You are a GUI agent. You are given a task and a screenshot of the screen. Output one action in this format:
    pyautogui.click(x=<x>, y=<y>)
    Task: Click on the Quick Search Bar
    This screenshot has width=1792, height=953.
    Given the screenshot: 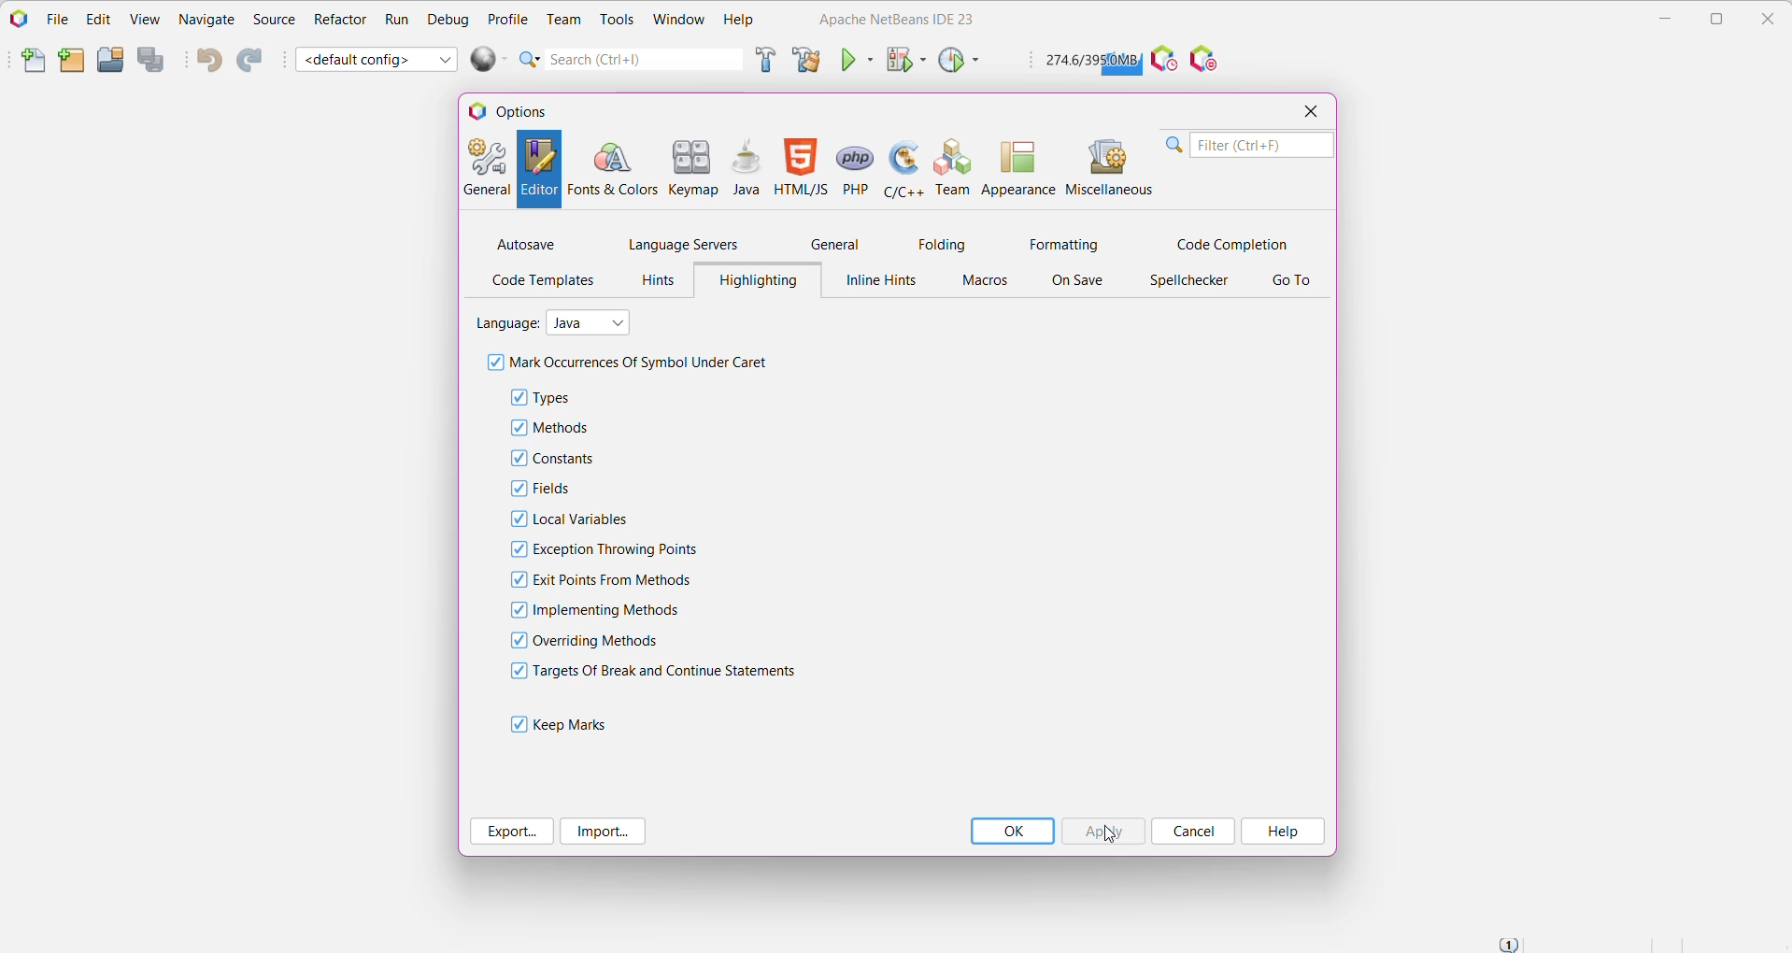 What is the action you would take?
    pyautogui.click(x=629, y=59)
    